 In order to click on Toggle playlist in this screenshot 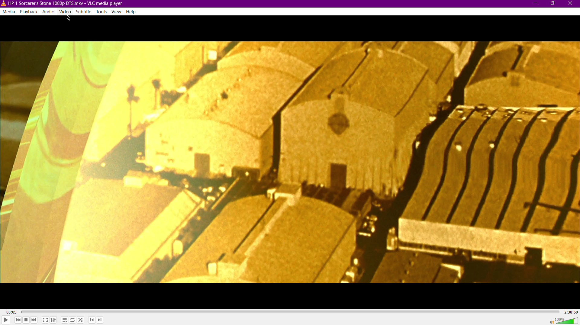, I will do `click(65, 320)`.